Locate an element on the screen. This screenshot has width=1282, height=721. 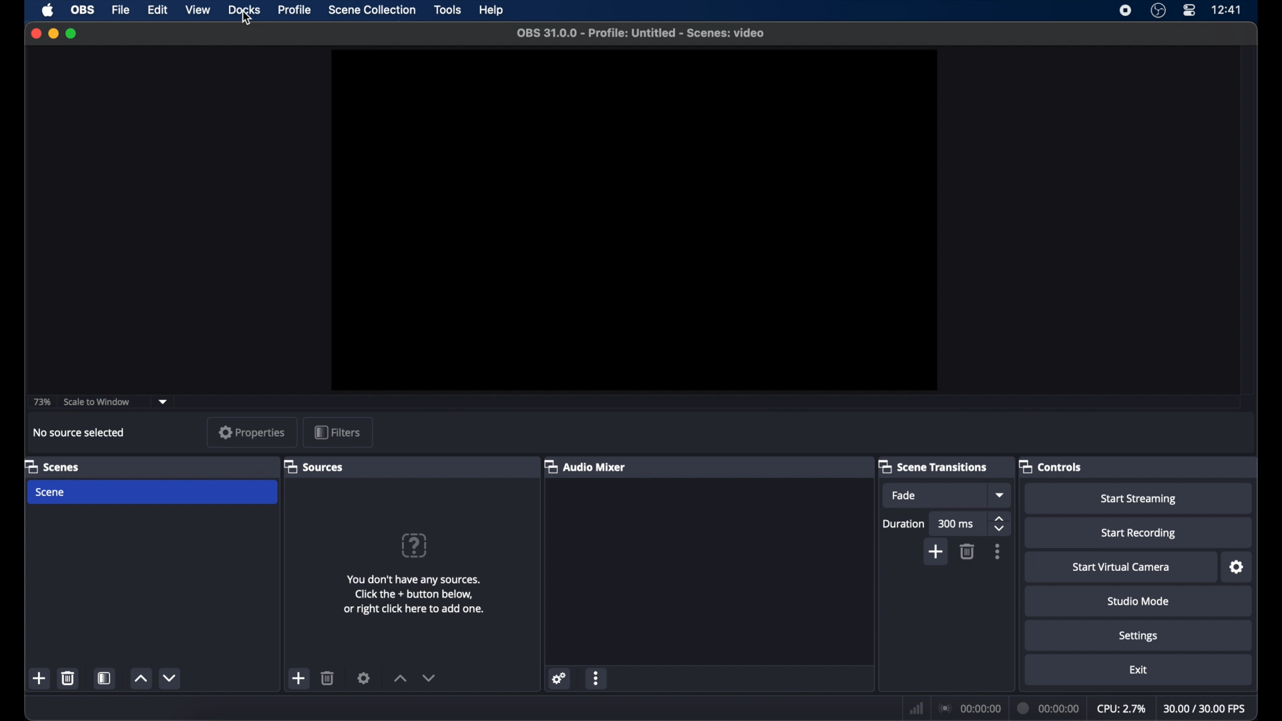
studio mode is located at coordinates (1138, 601).